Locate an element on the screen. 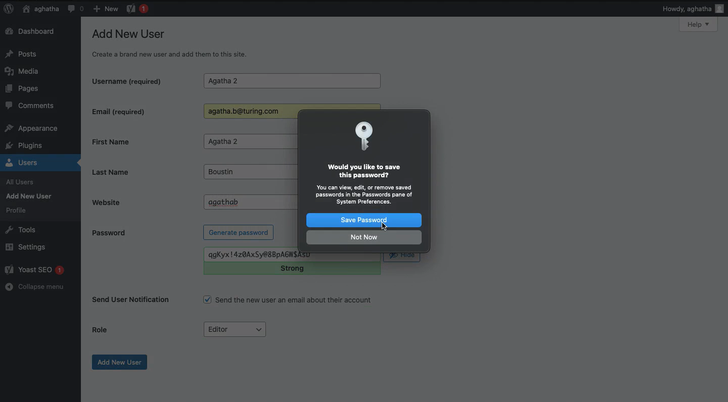 The image size is (728, 402). Would you like to save this password? You can view, edit, or remove saved passwords in the Passwords pane of System Preferences. is located at coordinates (360, 185).